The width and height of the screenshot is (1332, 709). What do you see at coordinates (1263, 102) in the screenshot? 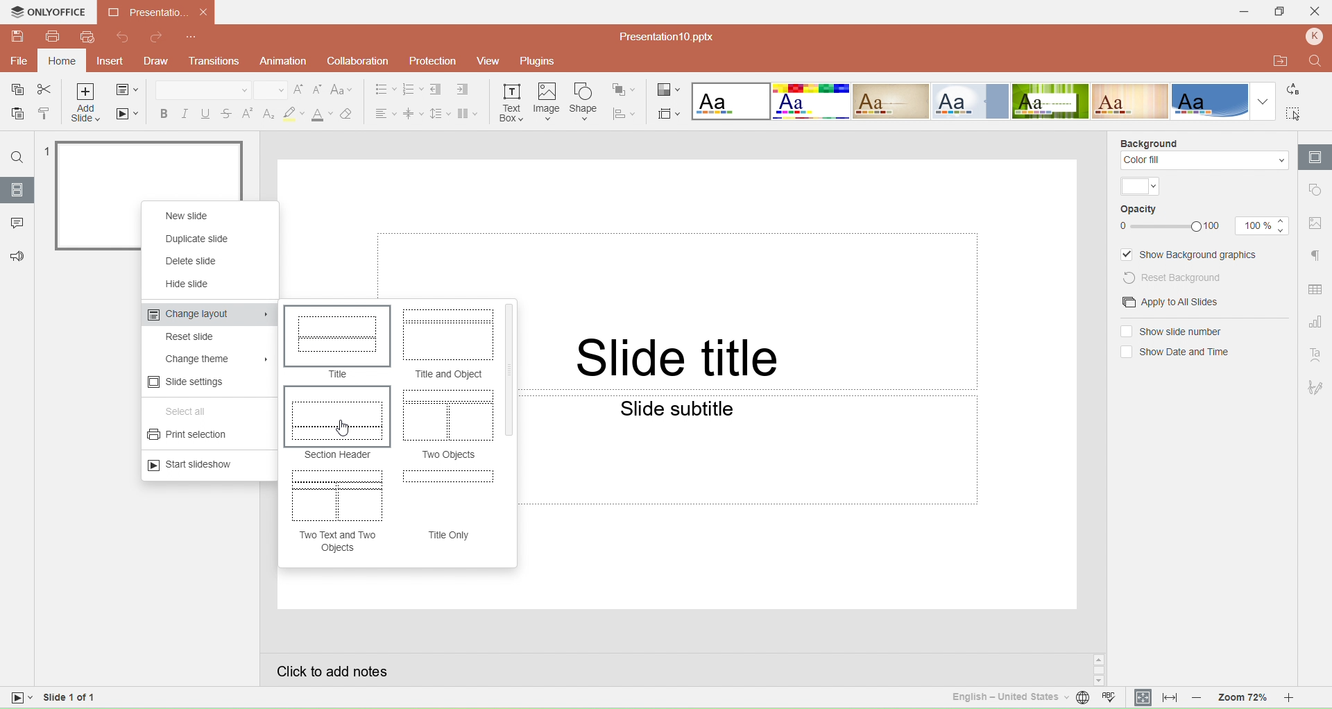
I see `Dropdown` at bounding box center [1263, 102].